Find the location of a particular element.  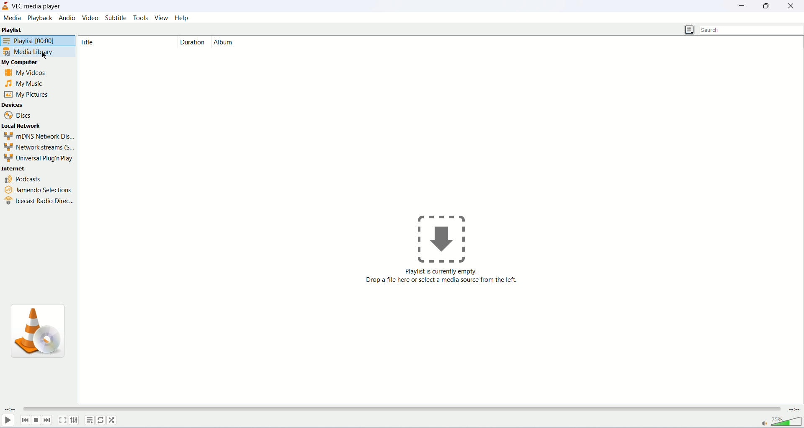

loop is located at coordinates (101, 420).